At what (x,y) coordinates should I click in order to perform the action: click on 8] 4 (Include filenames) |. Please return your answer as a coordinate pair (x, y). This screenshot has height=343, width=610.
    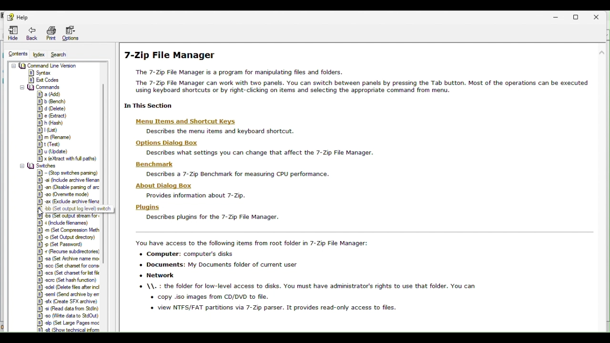
    Looking at the image, I should click on (70, 223).